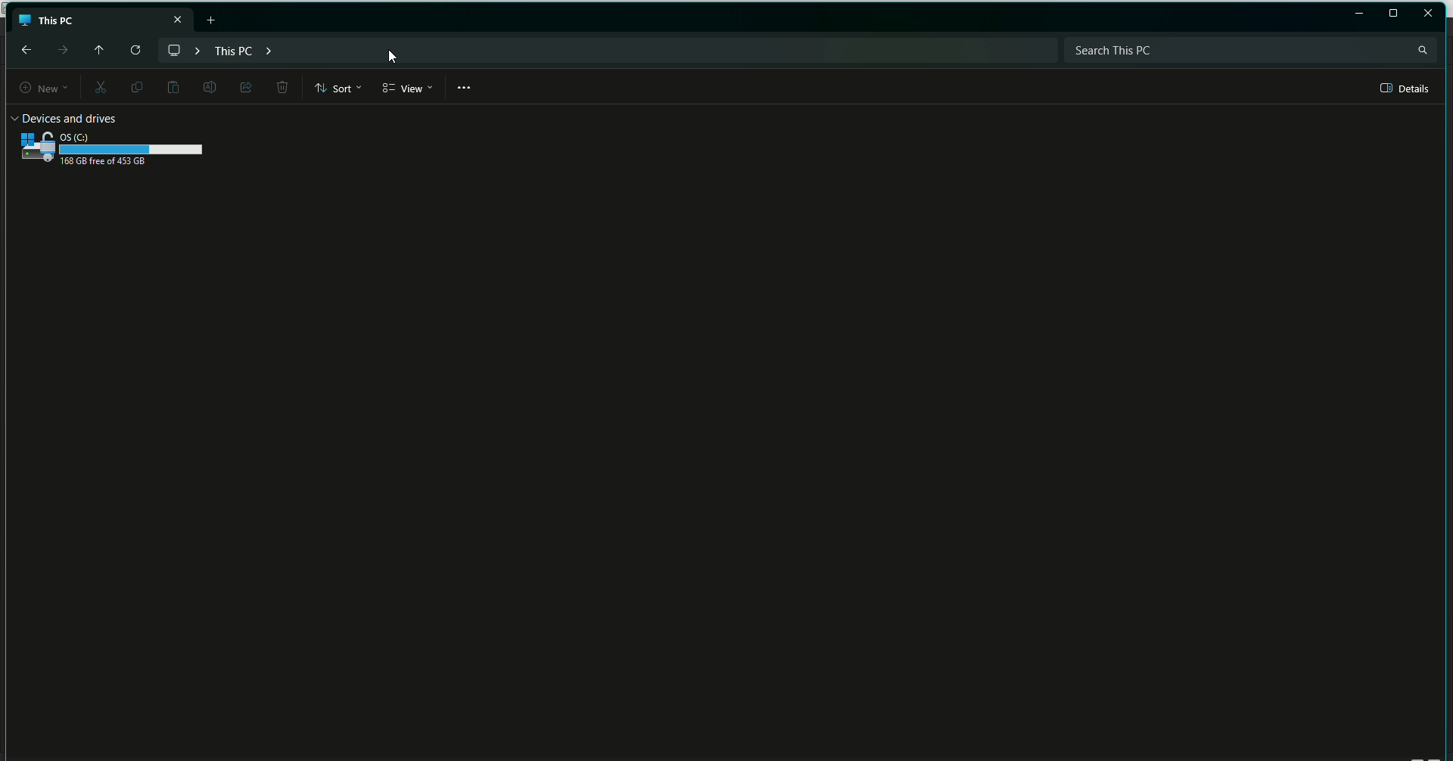 This screenshot has width=1453, height=761. What do you see at coordinates (1359, 14) in the screenshot?
I see `Restore` at bounding box center [1359, 14].